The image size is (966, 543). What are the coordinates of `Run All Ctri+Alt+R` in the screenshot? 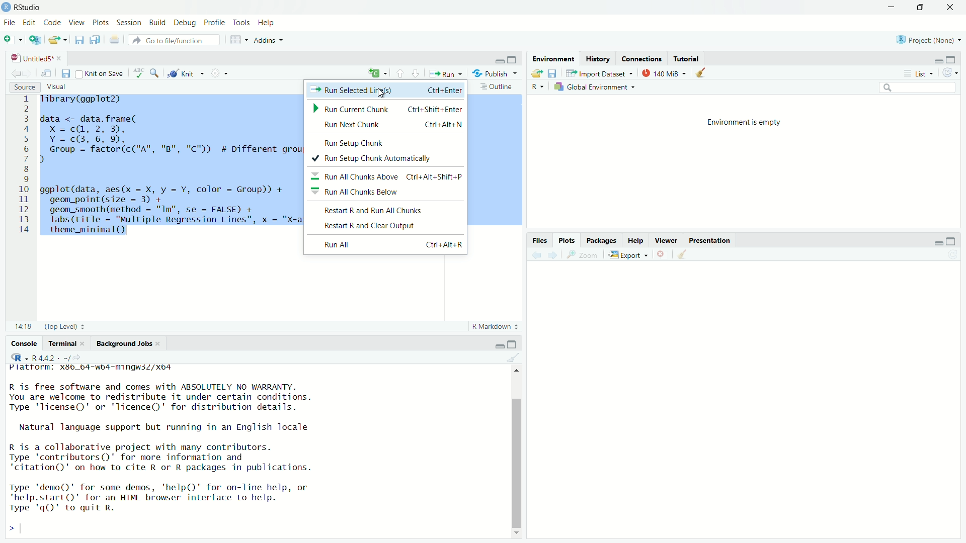 It's located at (395, 245).